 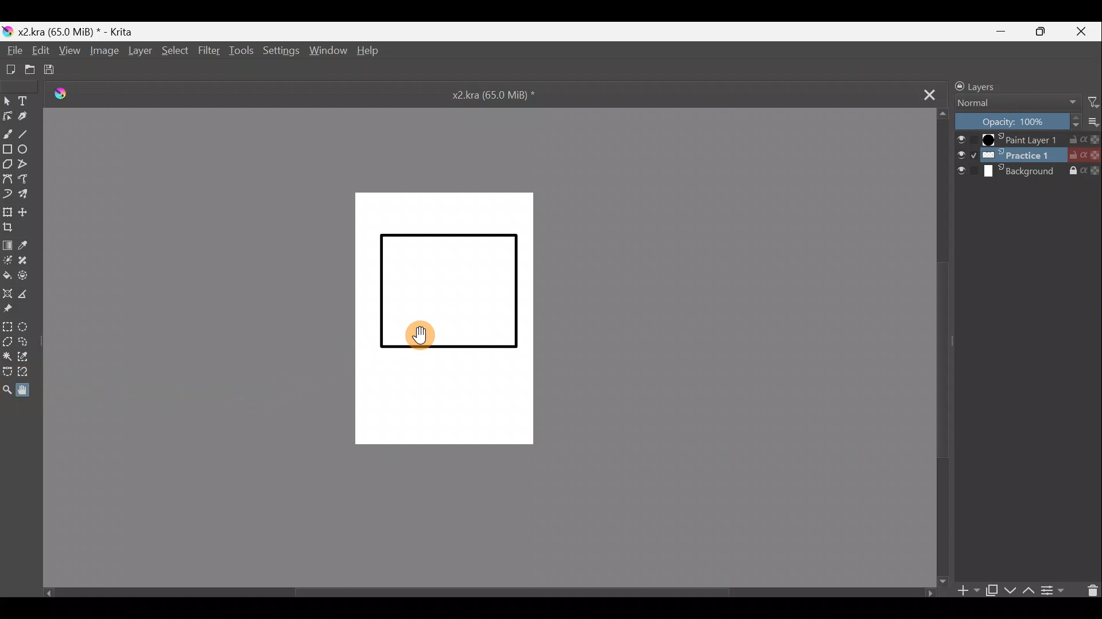 I want to click on Minimize, so click(x=1002, y=31).